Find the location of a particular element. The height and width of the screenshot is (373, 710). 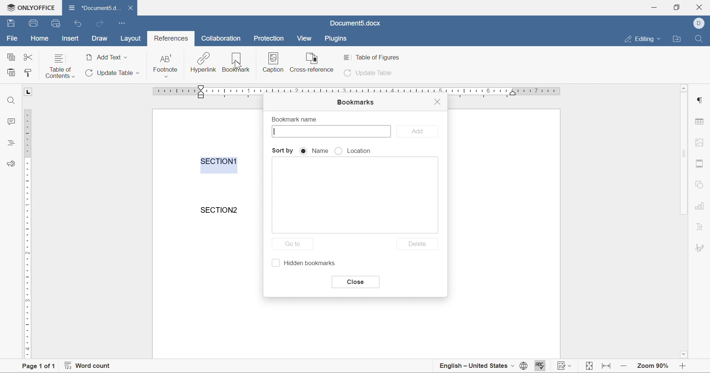

footnote is located at coordinates (166, 65).